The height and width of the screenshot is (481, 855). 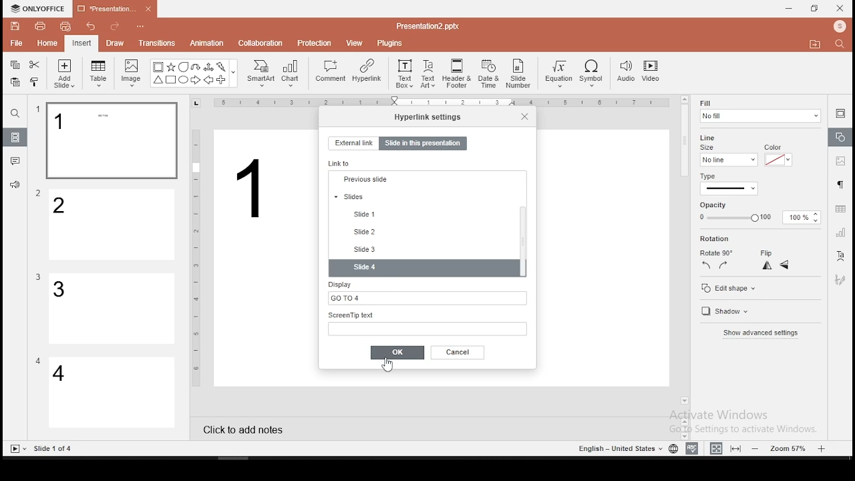 I want to click on save, so click(x=15, y=25).